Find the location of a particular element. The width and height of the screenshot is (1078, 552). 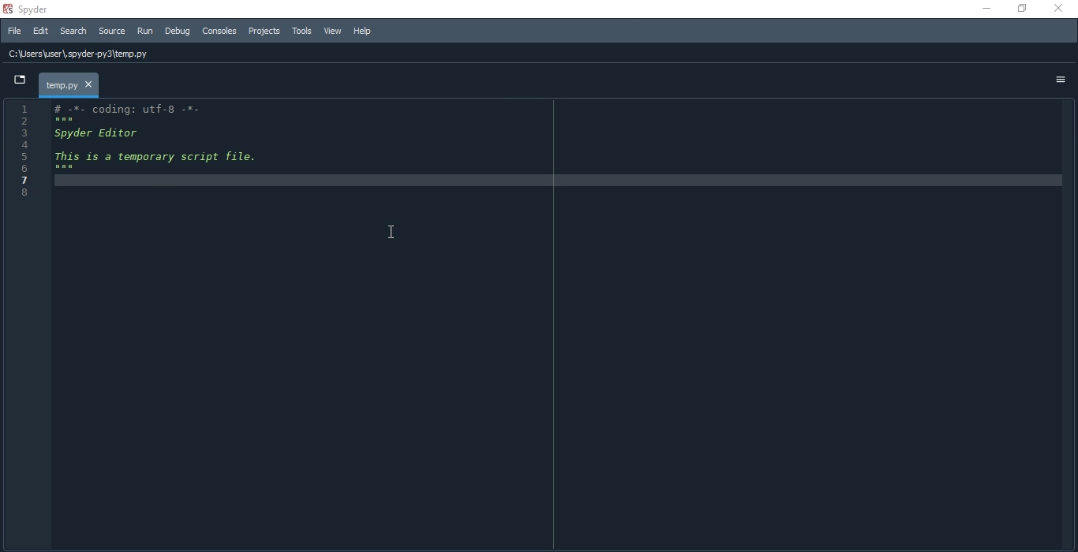

View is located at coordinates (333, 32).